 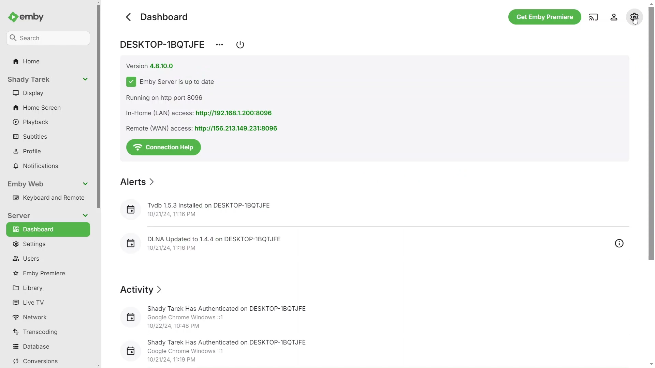 What do you see at coordinates (615, 17) in the screenshot?
I see `manage profile` at bounding box center [615, 17].